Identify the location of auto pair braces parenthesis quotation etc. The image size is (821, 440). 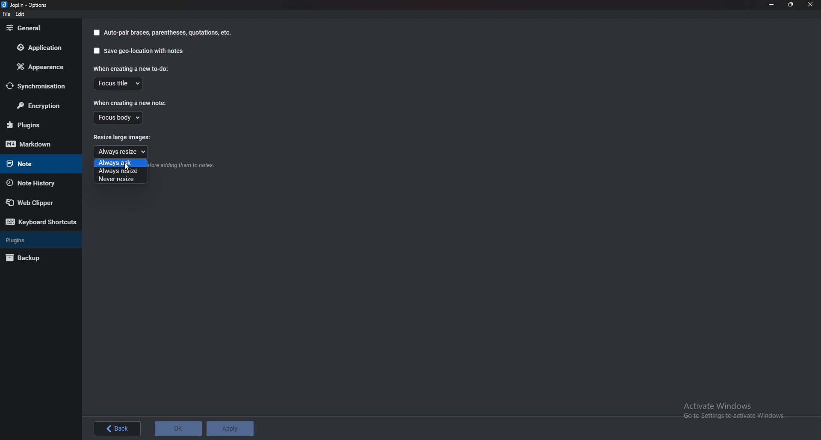
(167, 33).